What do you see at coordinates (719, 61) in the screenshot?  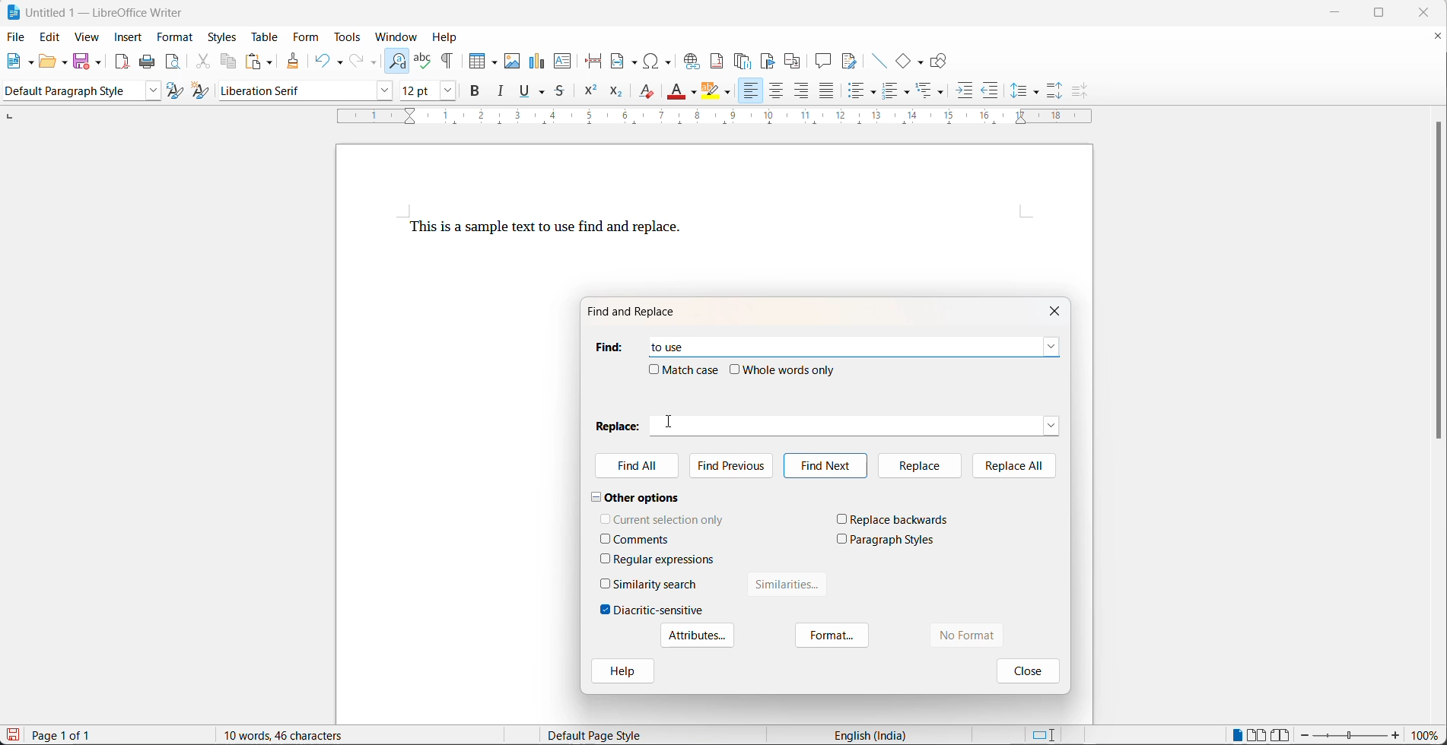 I see `insert footnote` at bounding box center [719, 61].